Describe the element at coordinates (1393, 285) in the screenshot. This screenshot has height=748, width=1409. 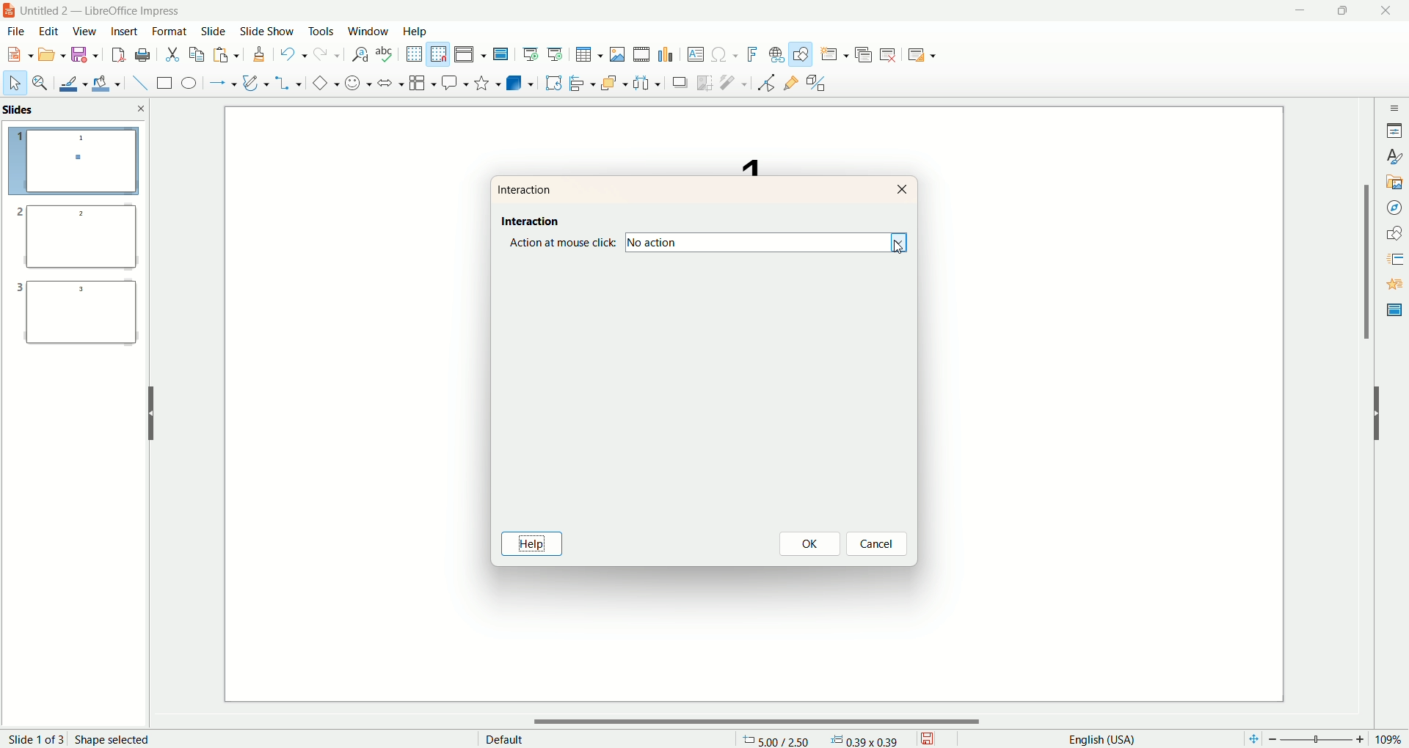
I see `animation` at that location.